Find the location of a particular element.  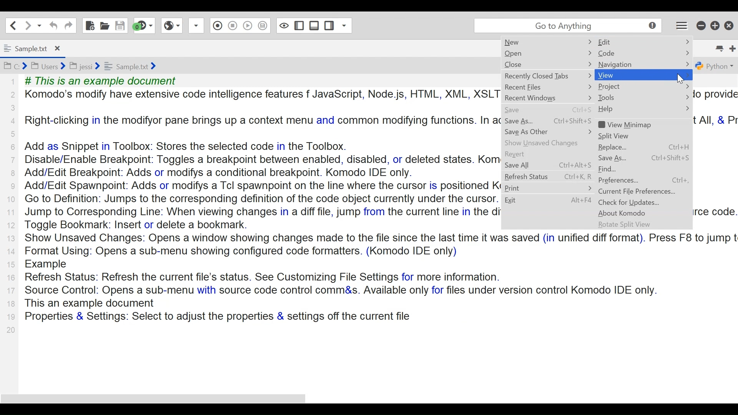

Rotate Split View is located at coordinates (627, 225).